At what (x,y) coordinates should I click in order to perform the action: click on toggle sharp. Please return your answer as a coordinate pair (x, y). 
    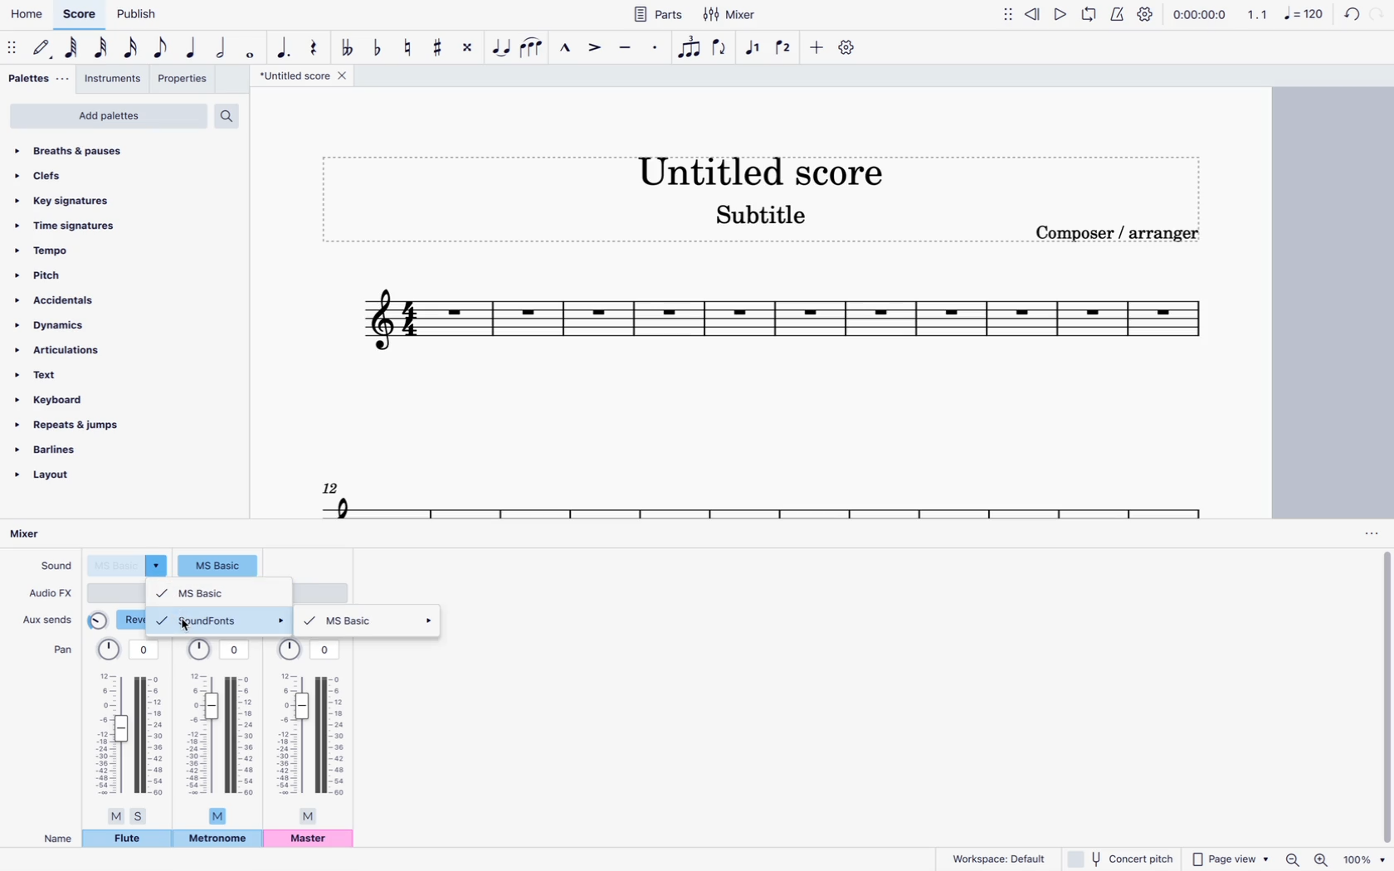
    Looking at the image, I should click on (441, 46).